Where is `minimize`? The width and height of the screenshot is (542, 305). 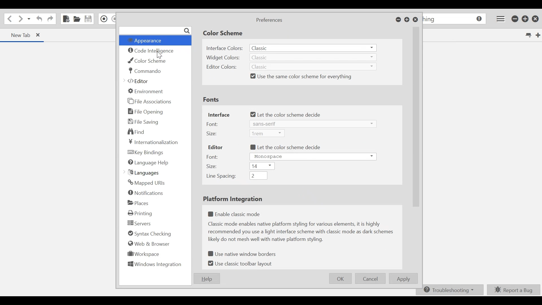 minimize is located at coordinates (398, 20).